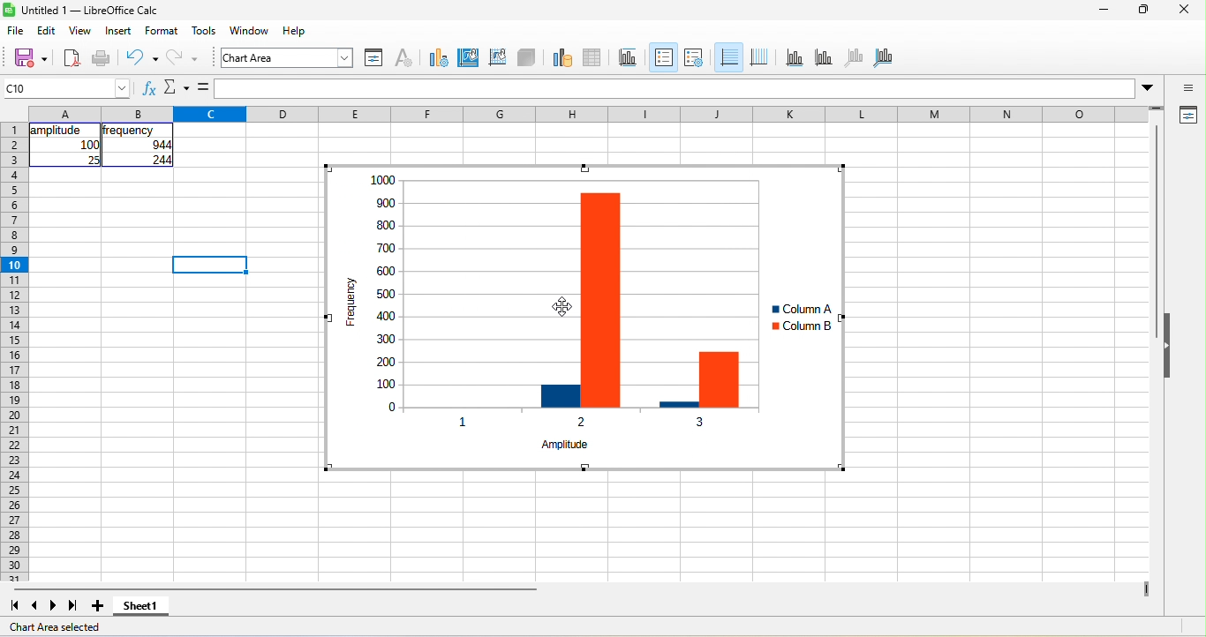 The image size is (1206, 637). What do you see at coordinates (14, 606) in the screenshot?
I see `first sheet` at bounding box center [14, 606].